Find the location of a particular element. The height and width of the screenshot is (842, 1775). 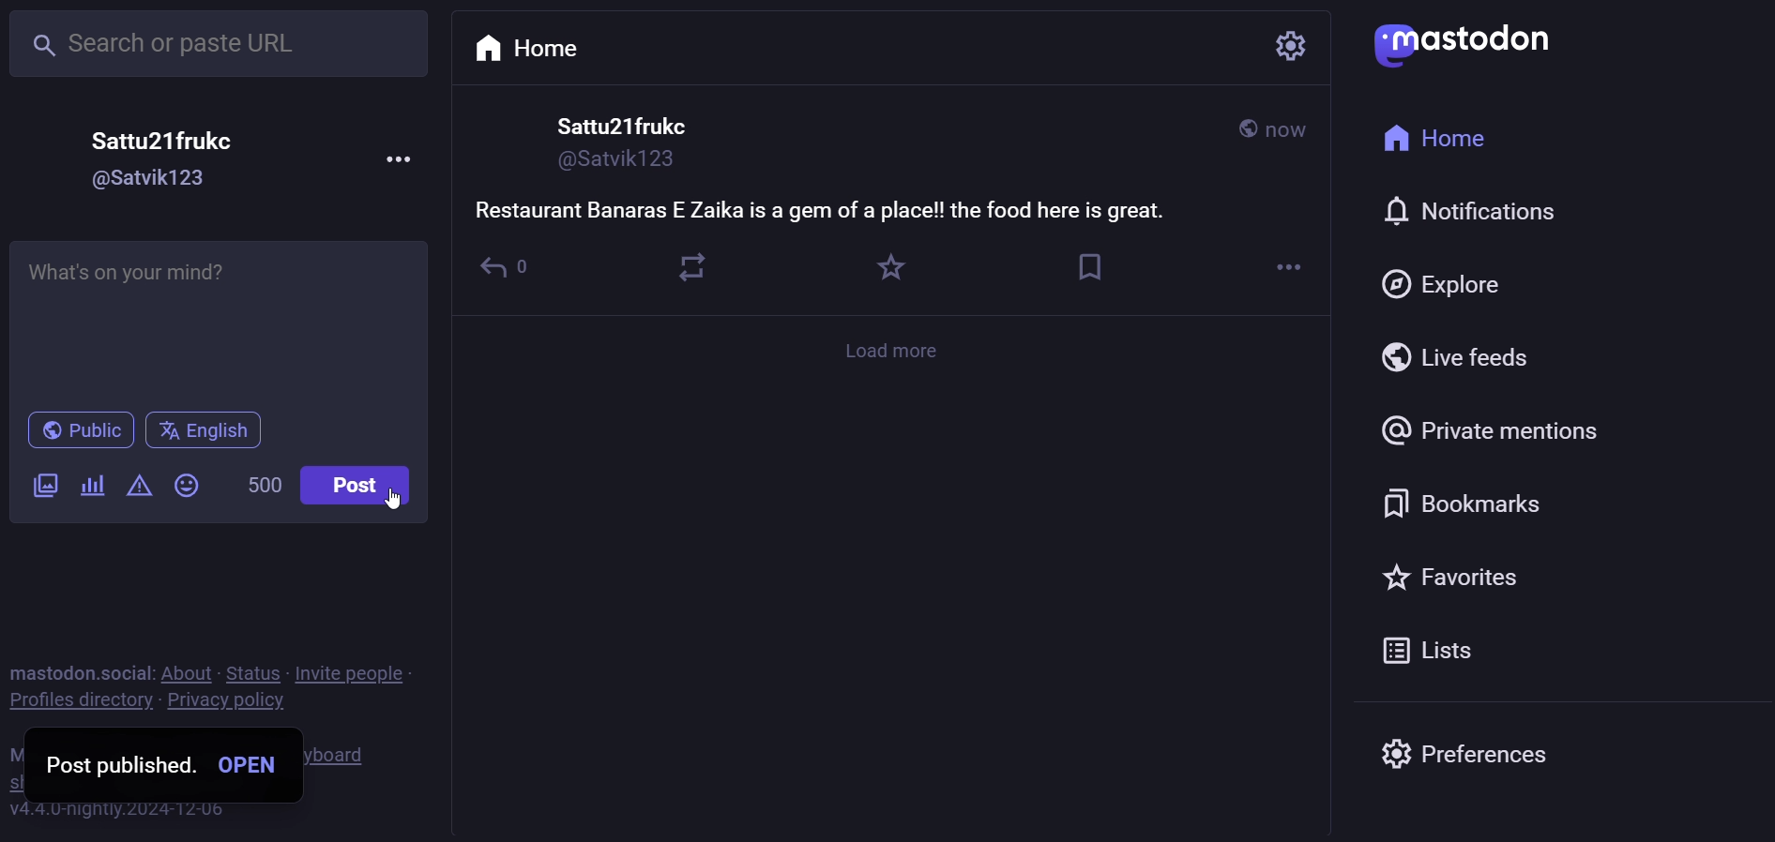

id is located at coordinates (614, 165).